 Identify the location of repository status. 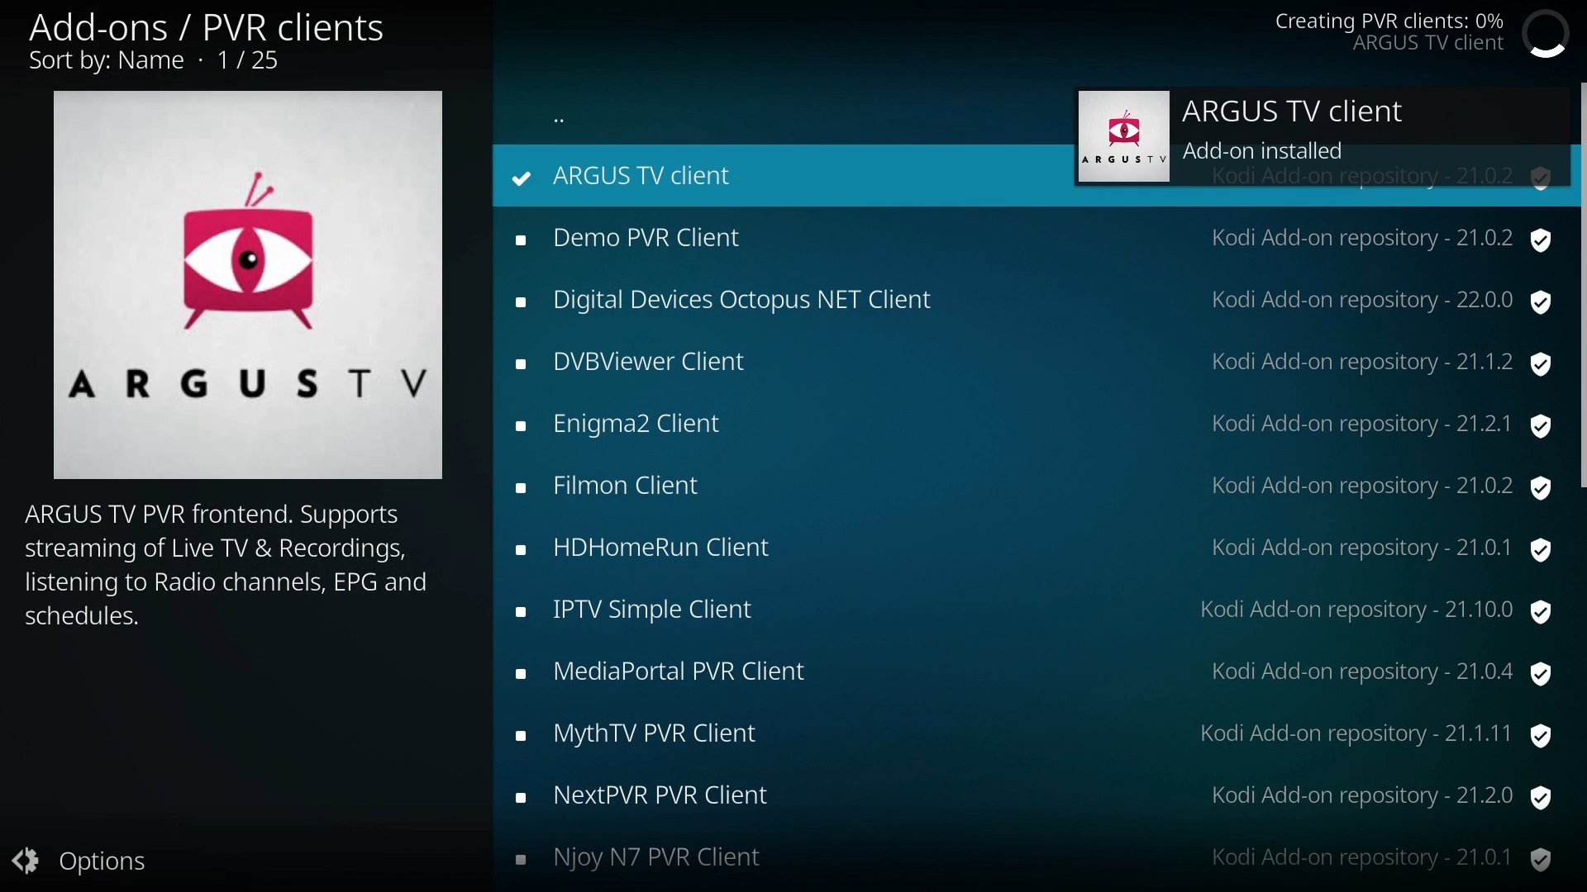
(514, 175).